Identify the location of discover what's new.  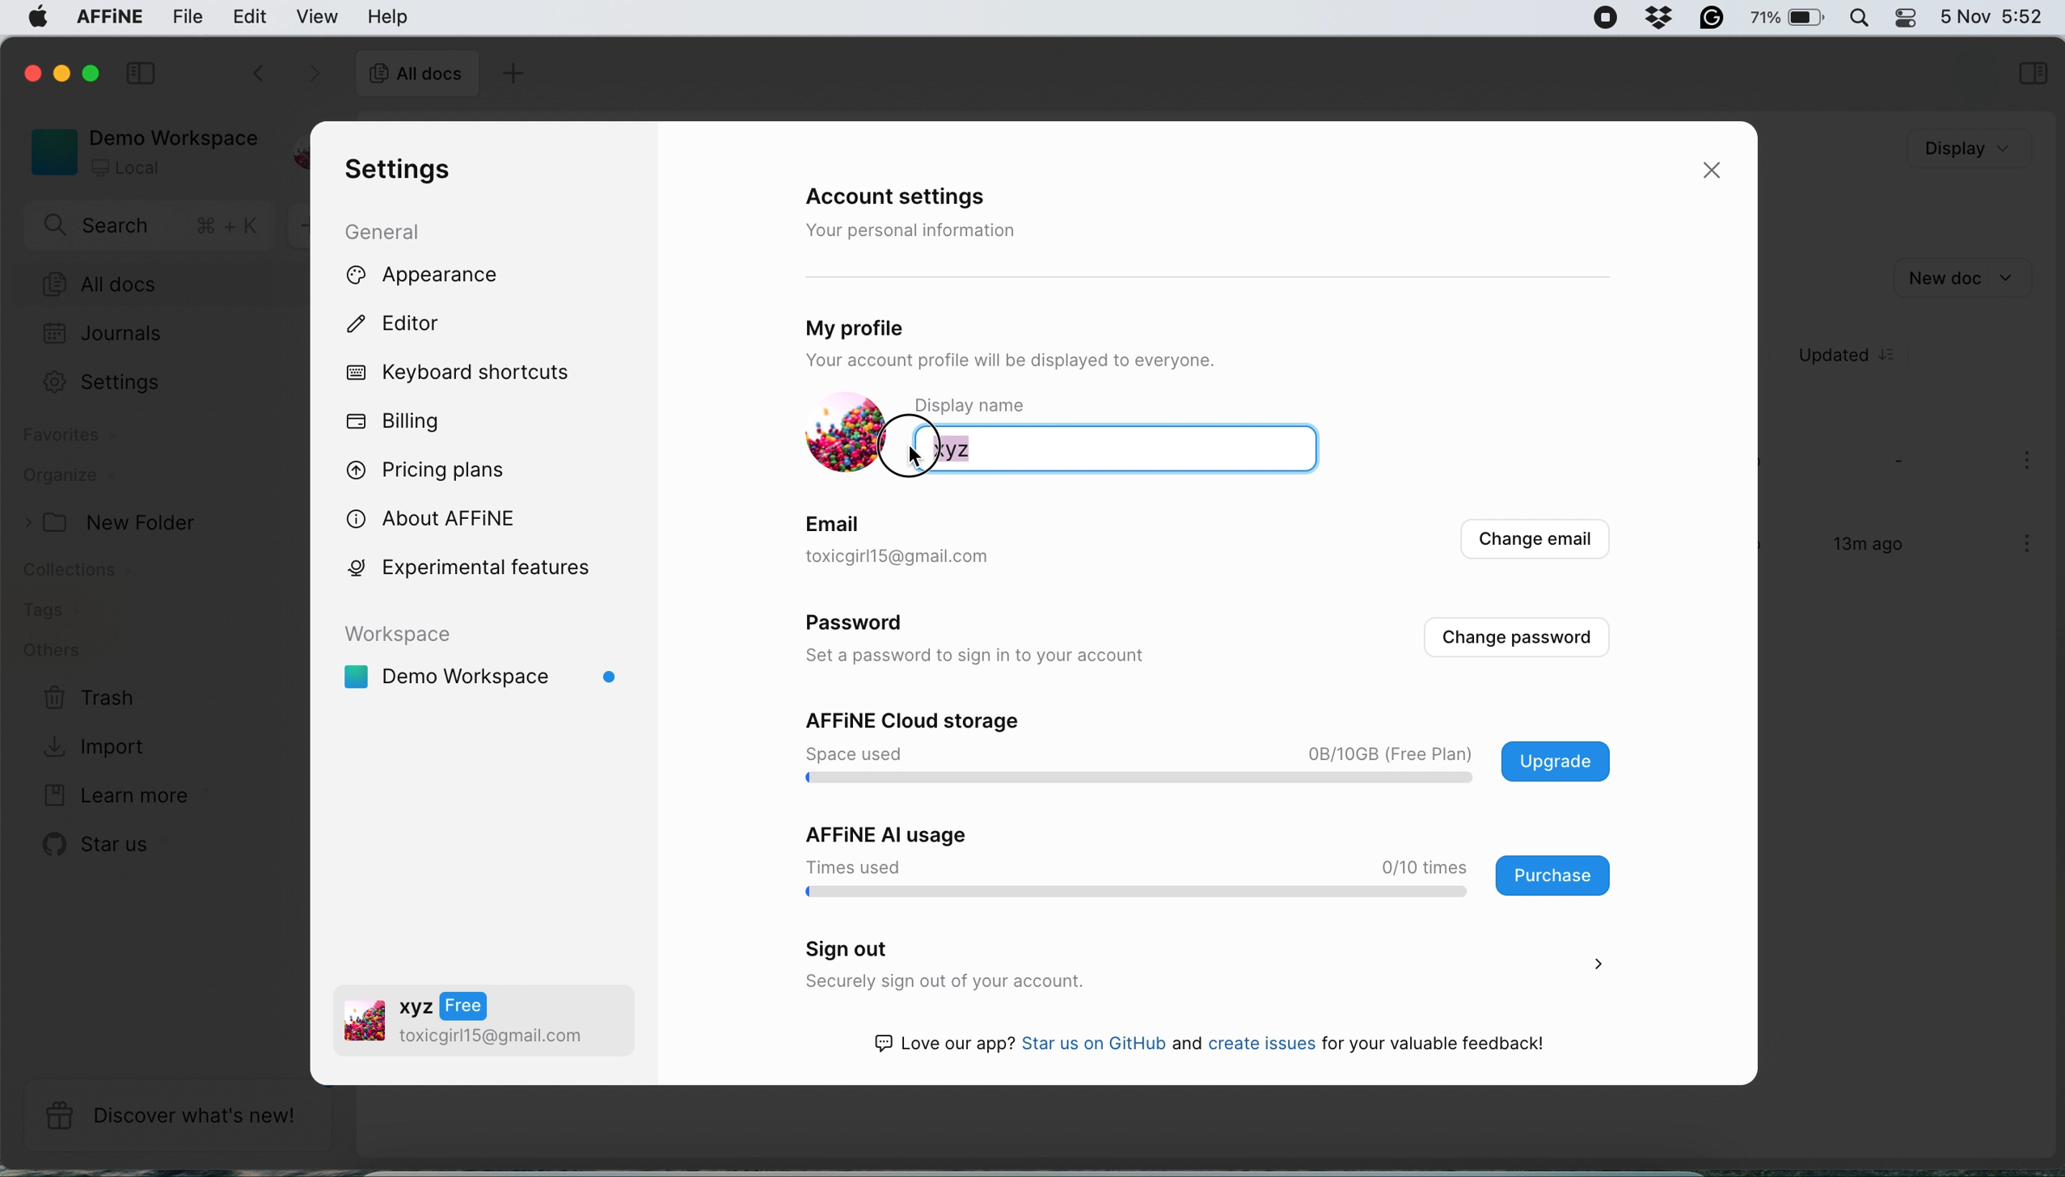
(177, 1116).